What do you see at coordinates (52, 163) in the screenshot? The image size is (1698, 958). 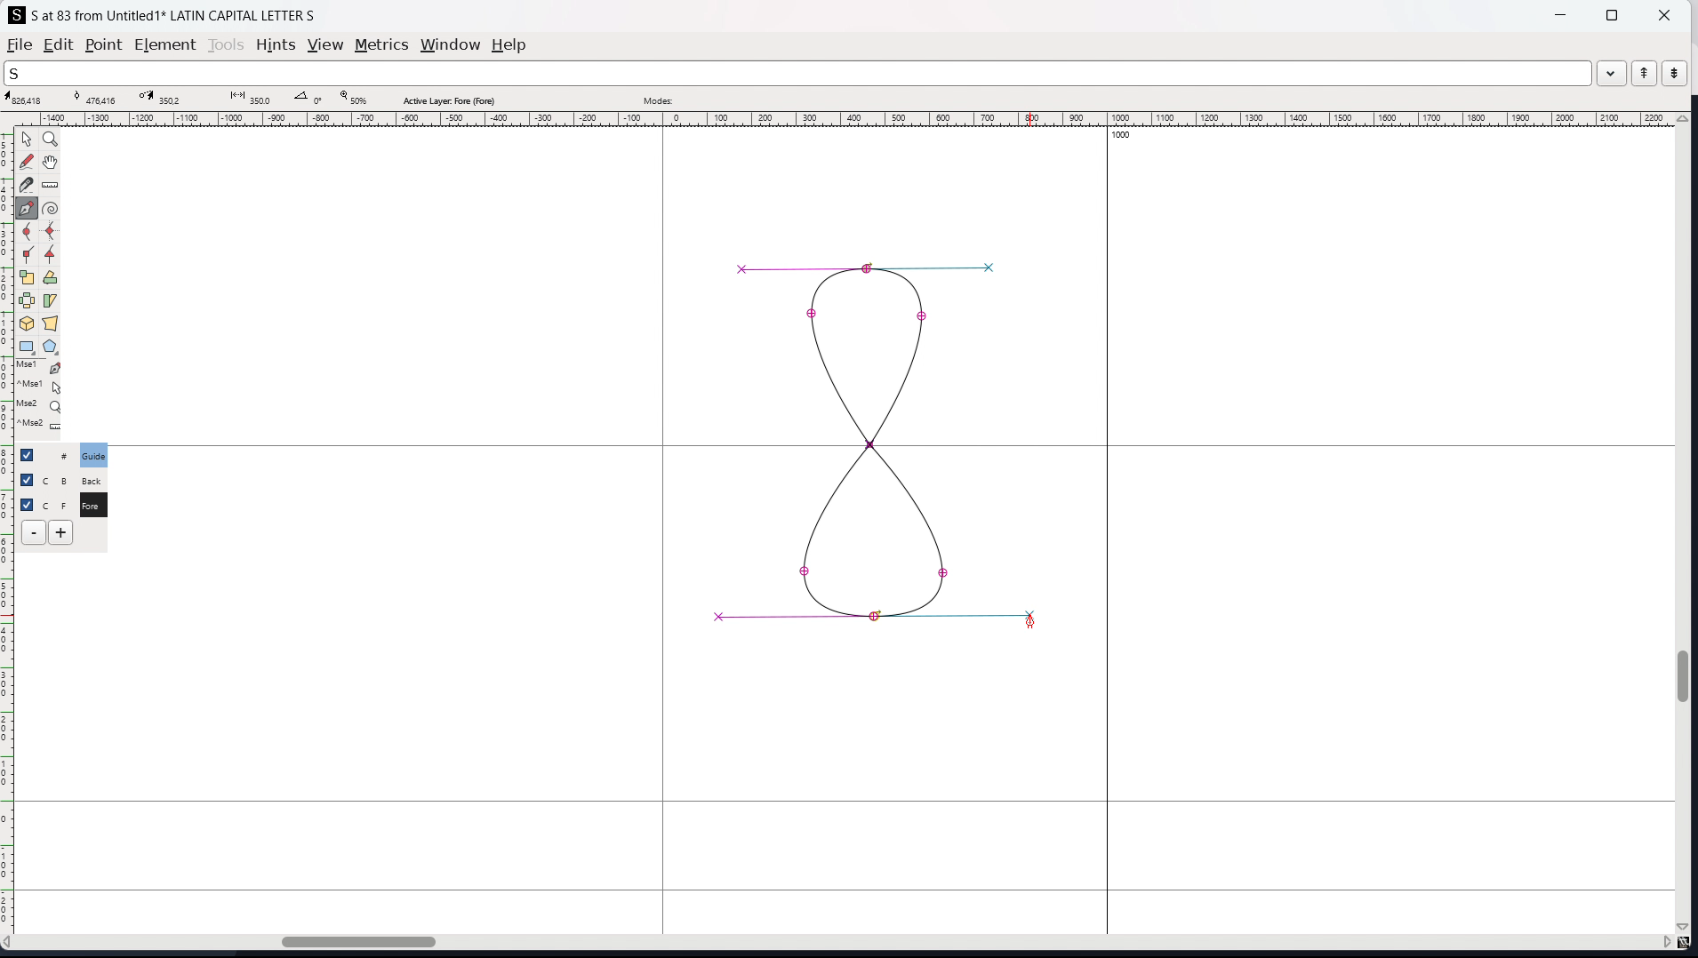 I see `scroll by hand` at bounding box center [52, 163].